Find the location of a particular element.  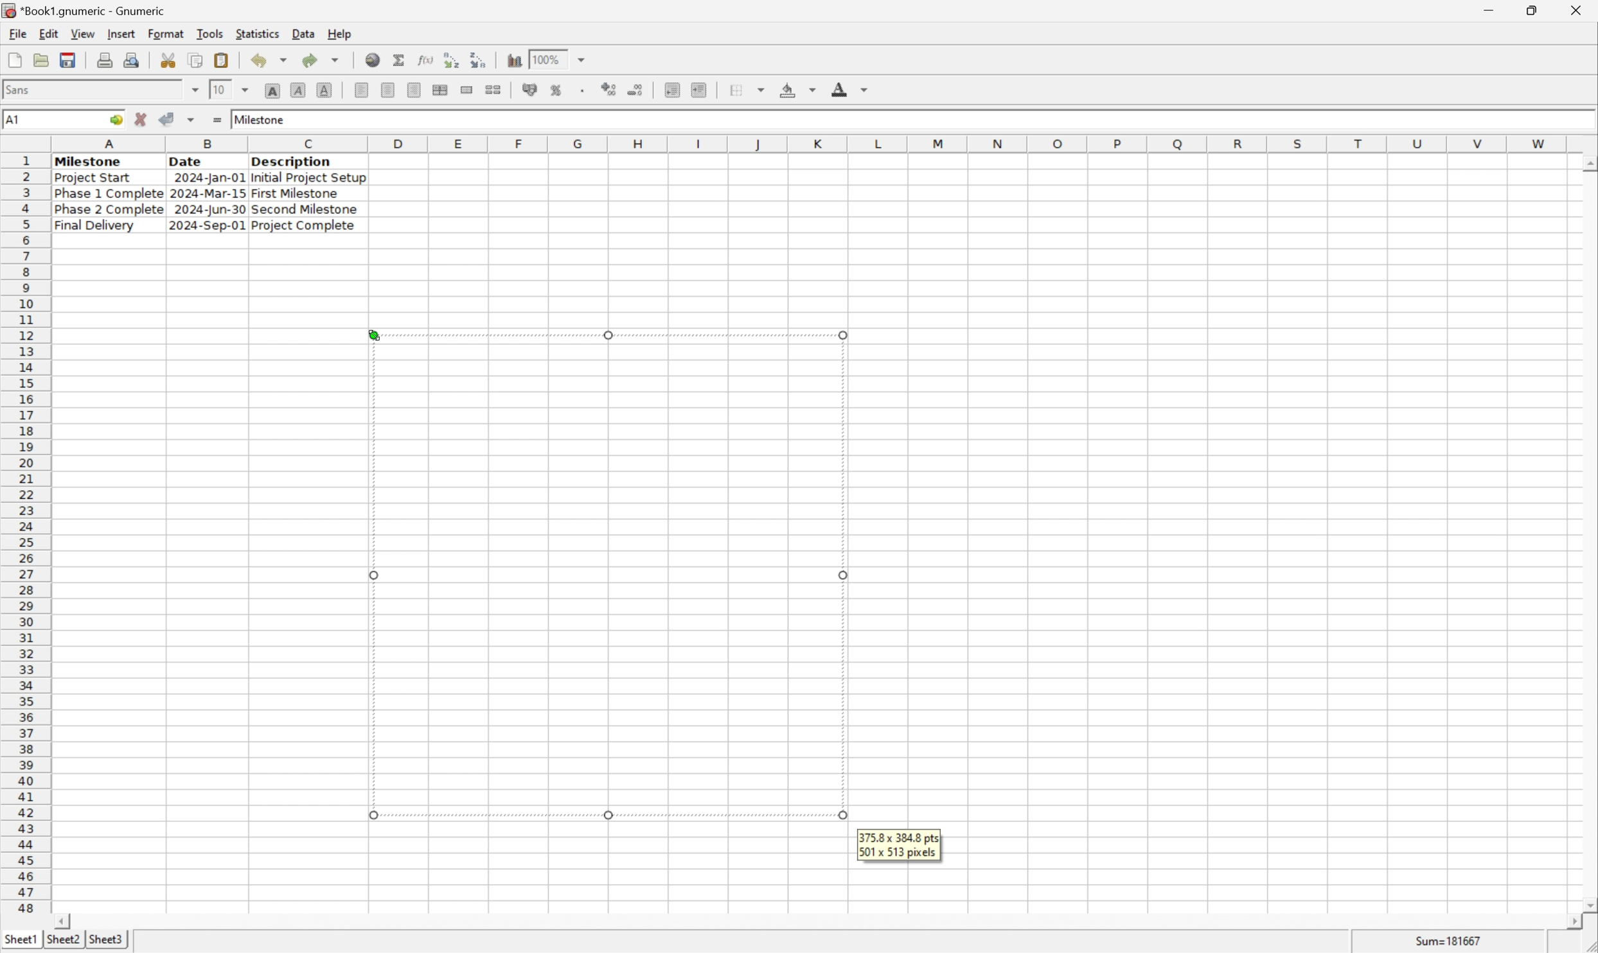

Sum=181667 is located at coordinates (1450, 940).